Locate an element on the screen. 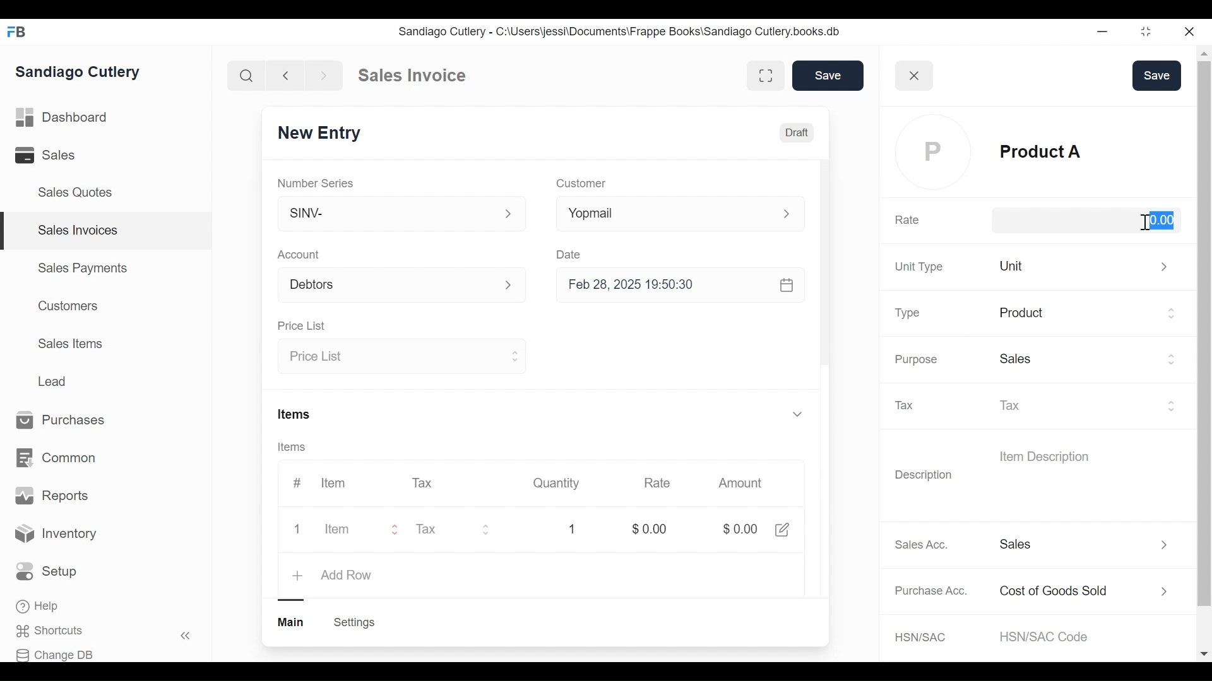 The width and height of the screenshot is (1212, 681). v is located at coordinates (797, 415).